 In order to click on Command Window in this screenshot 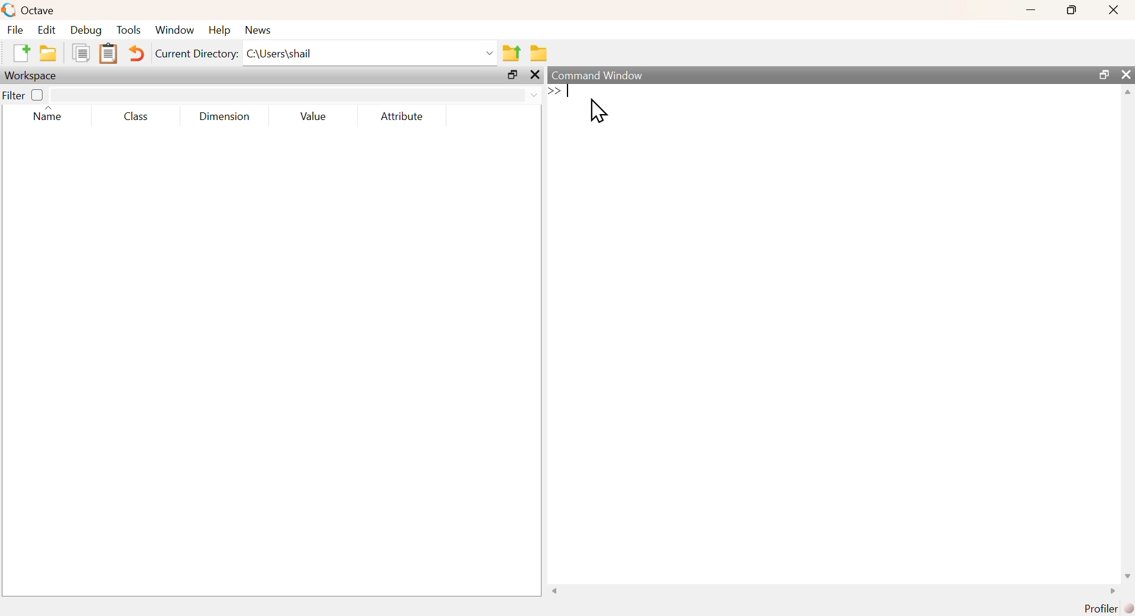, I will do `click(597, 76)`.